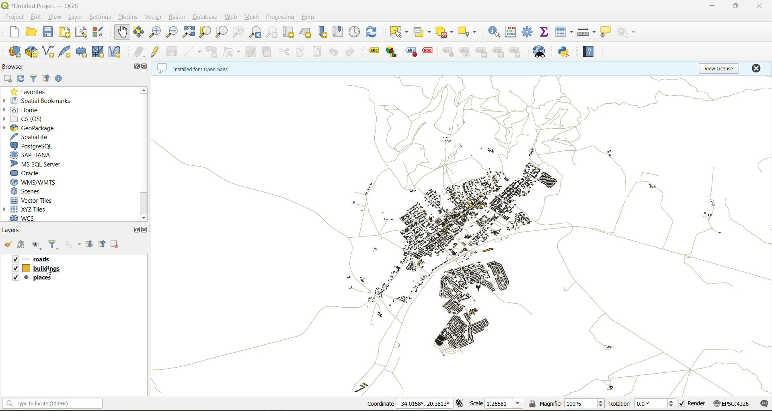 This screenshot has height=411, width=772. What do you see at coordinates (306, 31) in the screenshot?
I see `new 3d map` at bounding box center [306, 31].